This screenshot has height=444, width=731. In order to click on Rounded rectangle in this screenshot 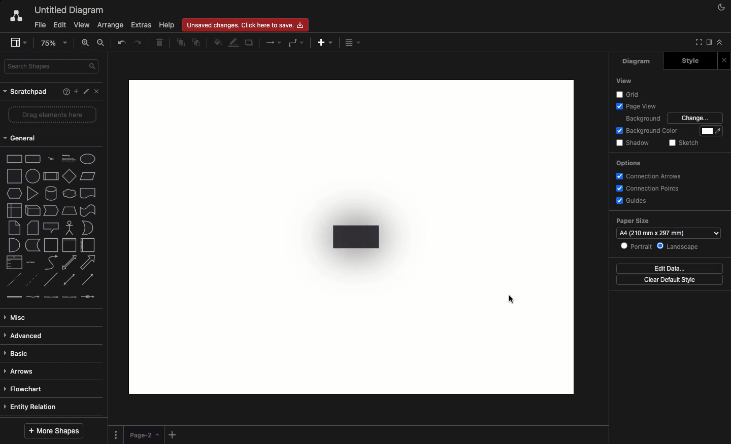, I will do `click(34, 160)`.